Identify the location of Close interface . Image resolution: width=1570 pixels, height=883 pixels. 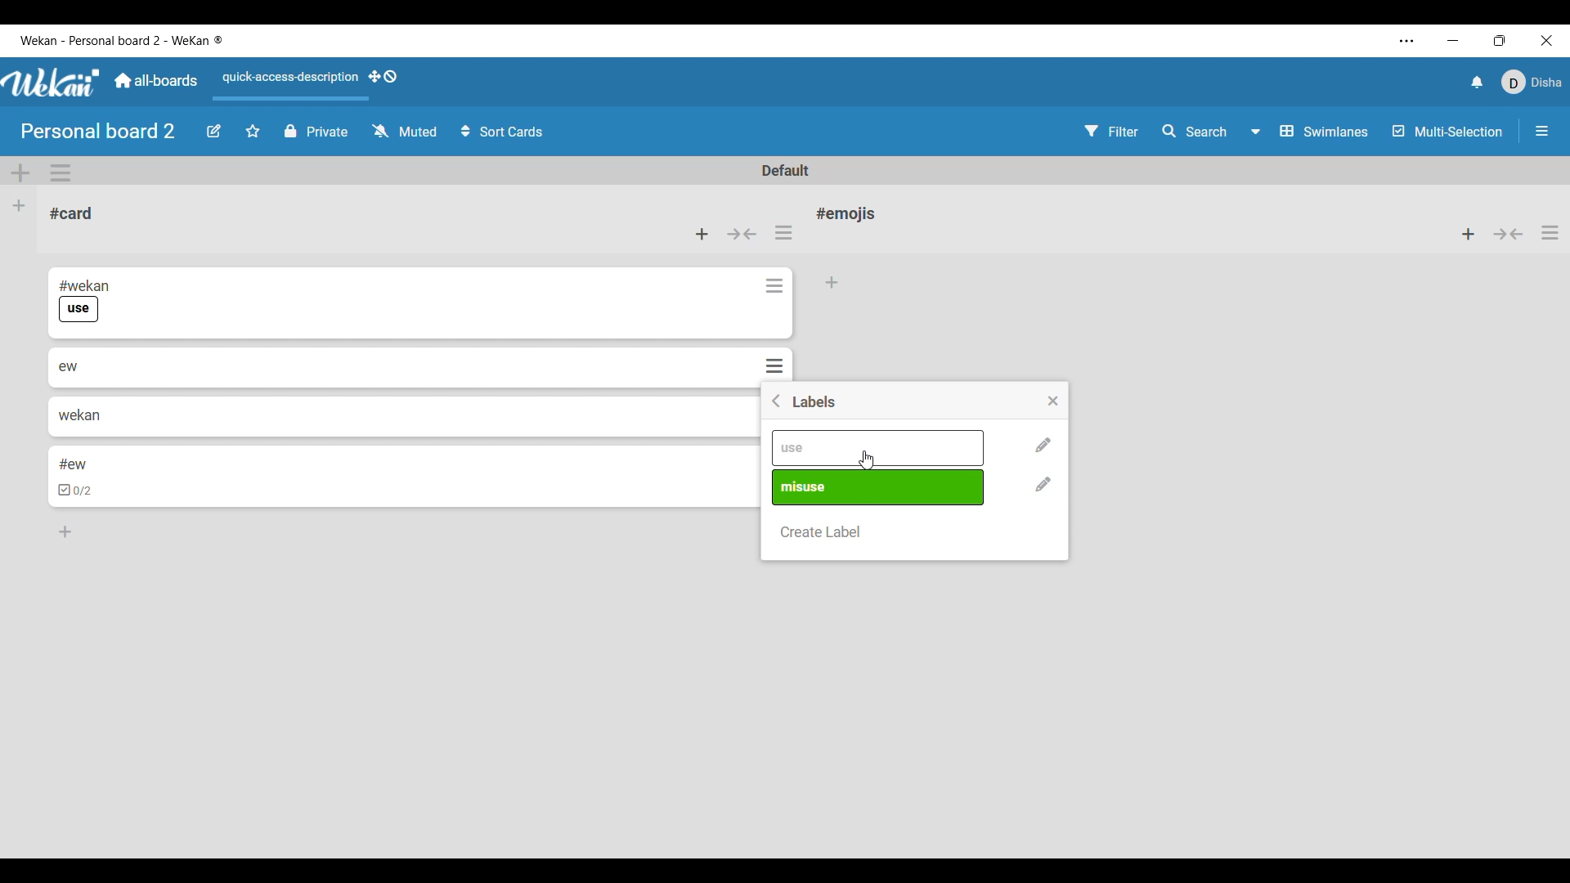
(1547, 40).